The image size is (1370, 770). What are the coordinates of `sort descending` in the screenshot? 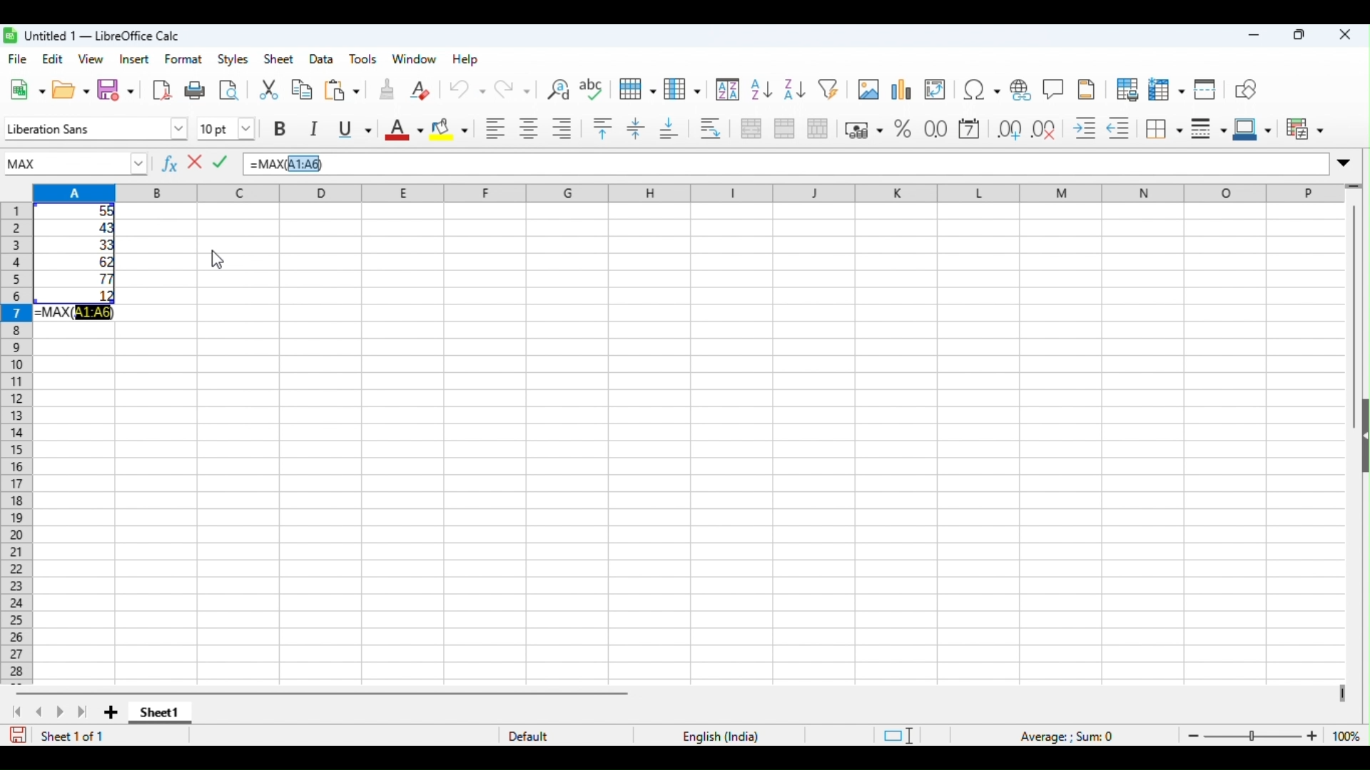 It's located at (791, 90).